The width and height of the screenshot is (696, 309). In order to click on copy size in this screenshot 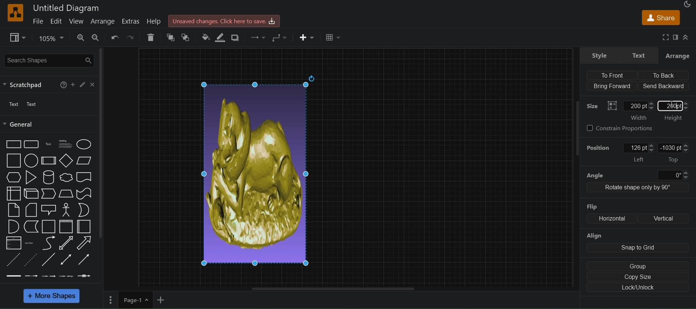, I will do `click(638, 277)`.